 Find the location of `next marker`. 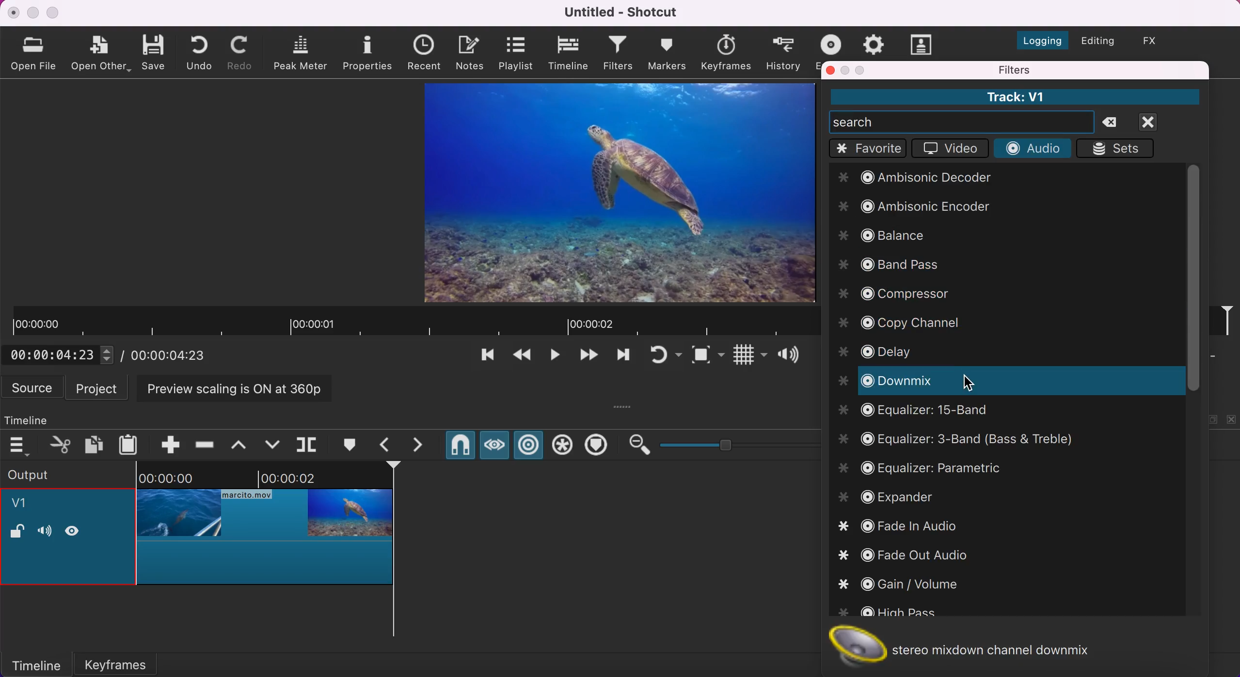

next marker is located at coordinates (424, 445).